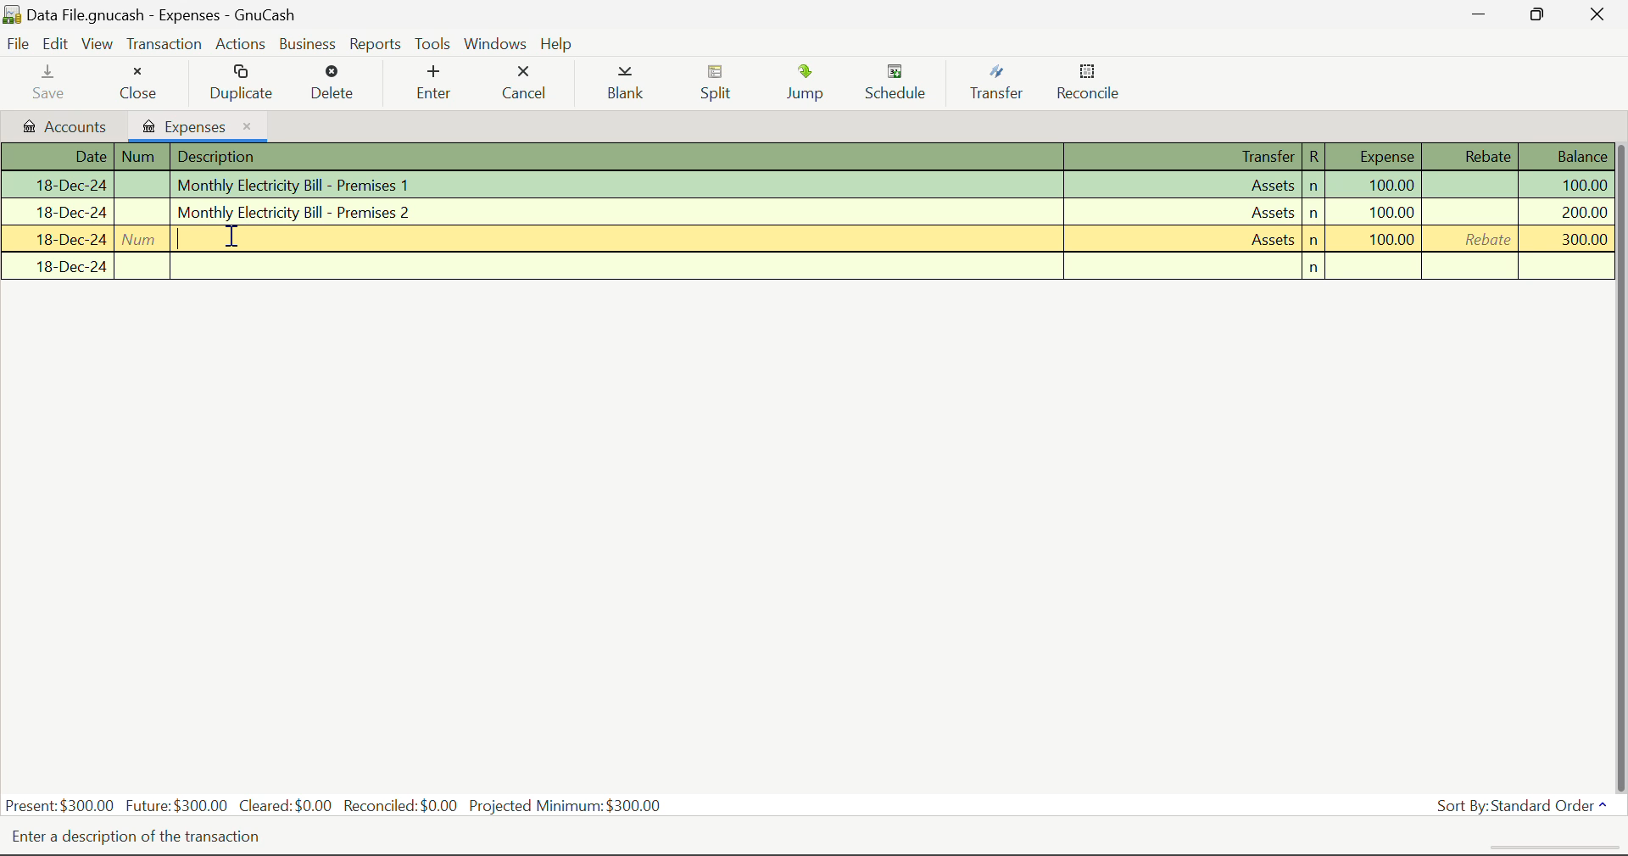 The width and height of the screenshot is (1628, 856). I want to click on Cursor Position, so click(232, 234).